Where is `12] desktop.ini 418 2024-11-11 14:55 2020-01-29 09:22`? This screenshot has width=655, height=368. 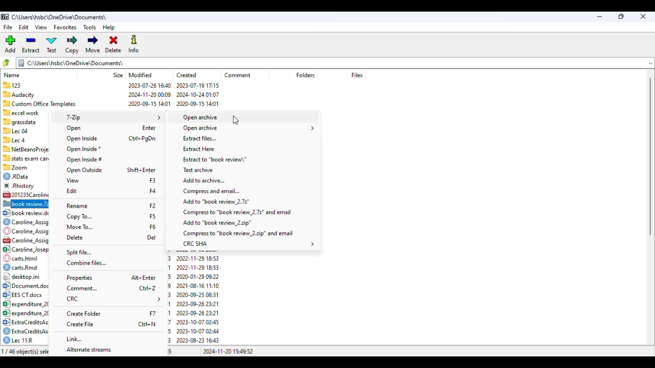 12] desktop.ini 418 2024-11-11 14:55 2020-01-29 09:22 is located at coordinates (25, 276).